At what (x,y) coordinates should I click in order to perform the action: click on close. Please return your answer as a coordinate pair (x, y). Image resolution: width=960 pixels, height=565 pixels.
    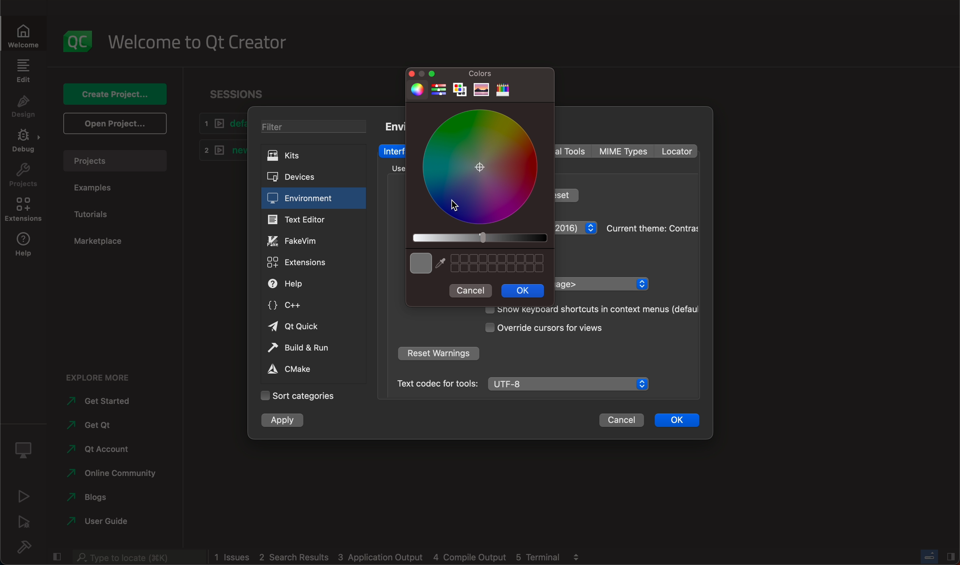
    Looking at the image, I should click on (408, 73).